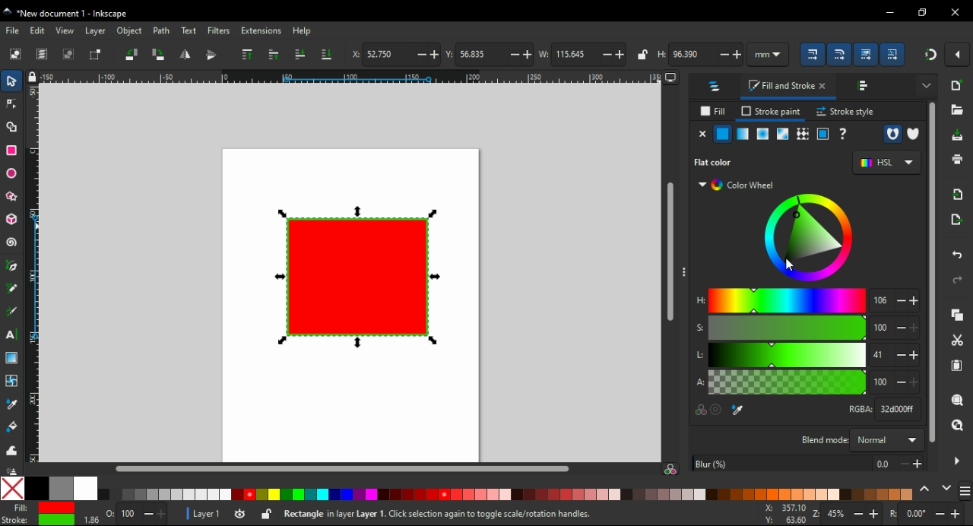  Describe the element at coordinates (772, 112) in the screenshot. I see `stroke paint` at that location.